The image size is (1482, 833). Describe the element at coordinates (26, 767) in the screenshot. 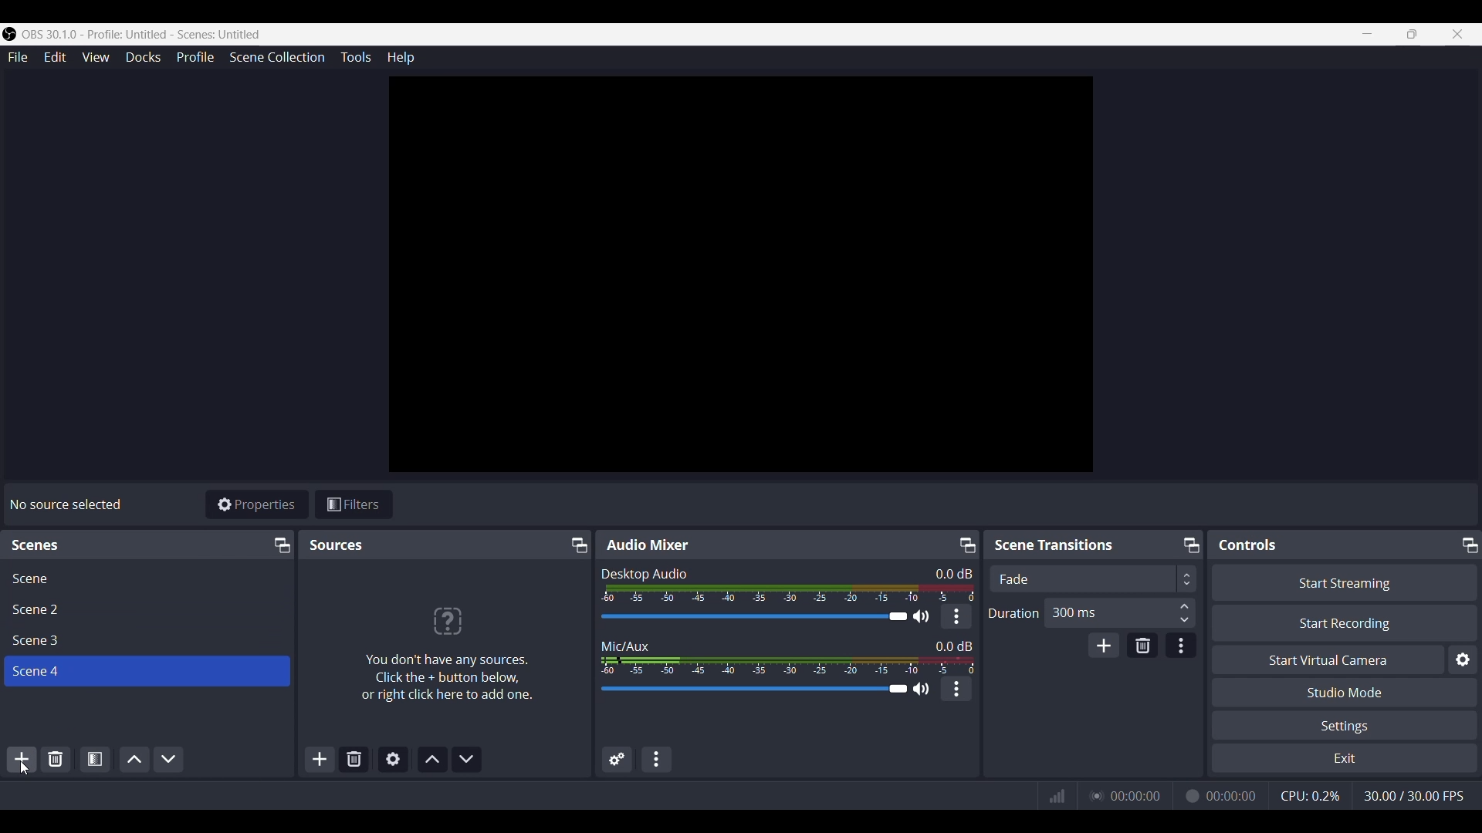

I see `Cursor` at that location.